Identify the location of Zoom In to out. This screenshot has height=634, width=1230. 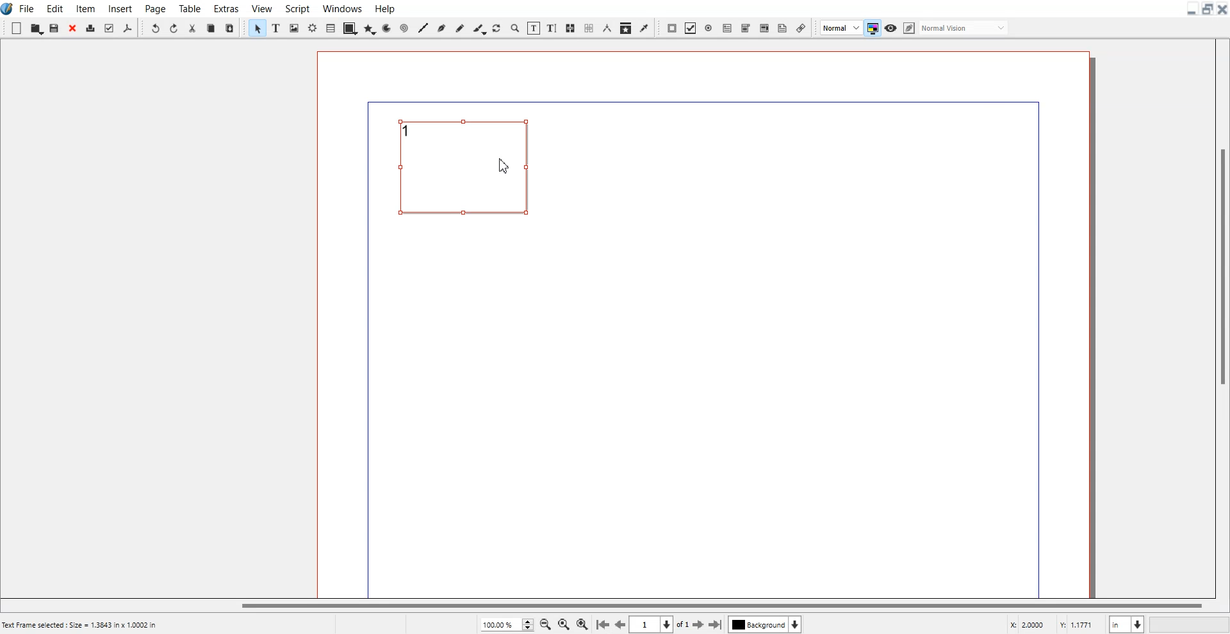
(515, 28).